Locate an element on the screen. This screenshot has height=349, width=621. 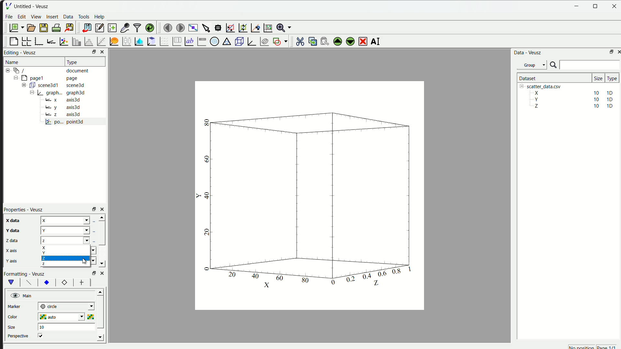
down is located at coordinates (103, 264).